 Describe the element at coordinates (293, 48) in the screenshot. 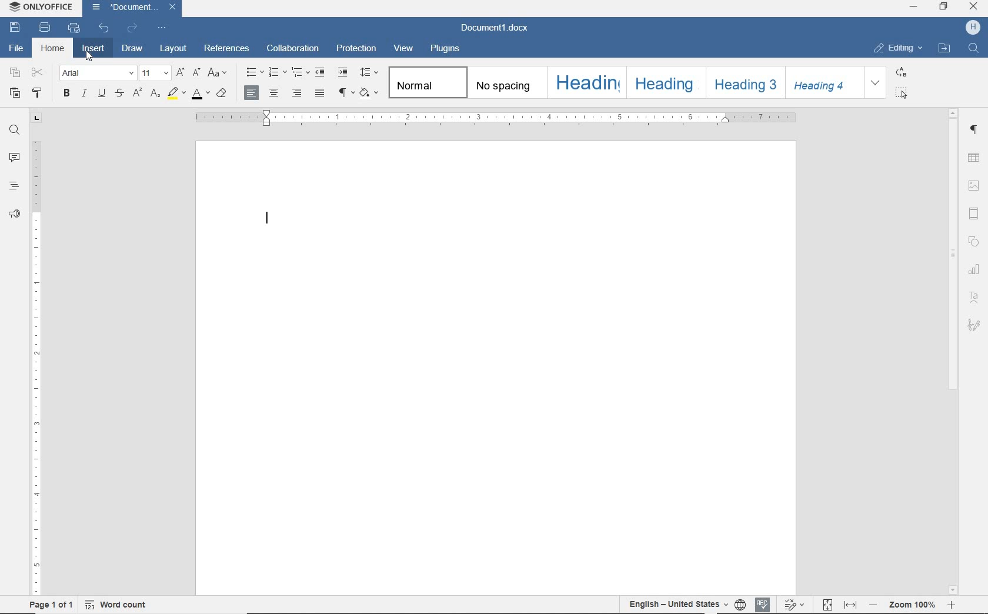

I see `collaboration` at that location.